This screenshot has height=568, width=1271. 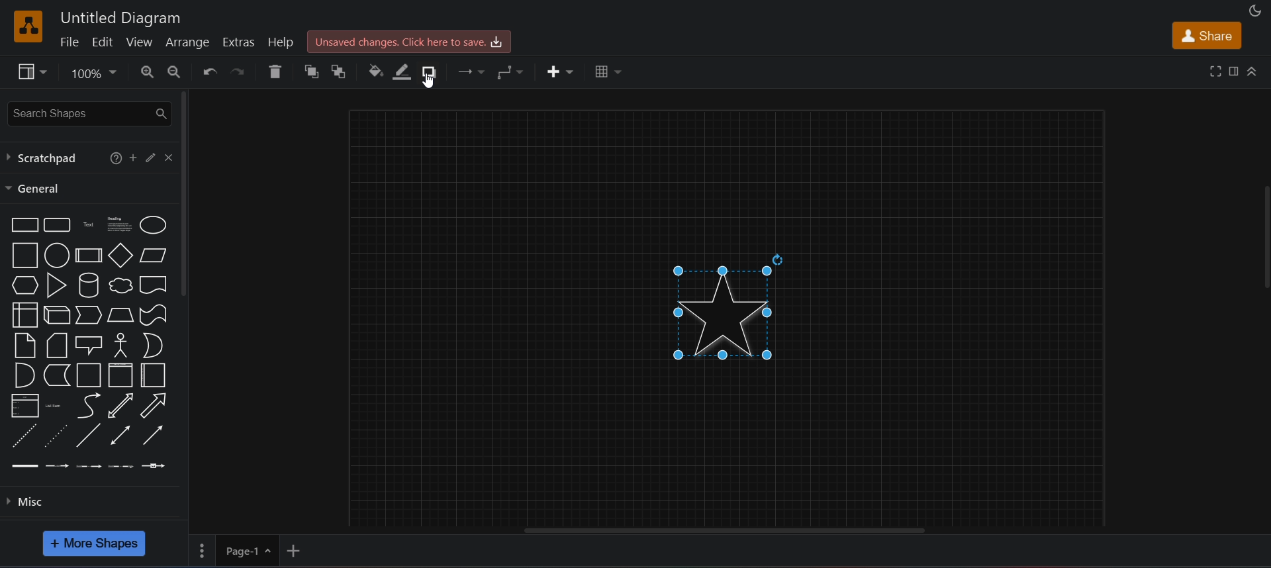 What do you see at coordinates (156, 465) in the screenshot?
I see `Connector with symbol` at bounding box center [156, 465].